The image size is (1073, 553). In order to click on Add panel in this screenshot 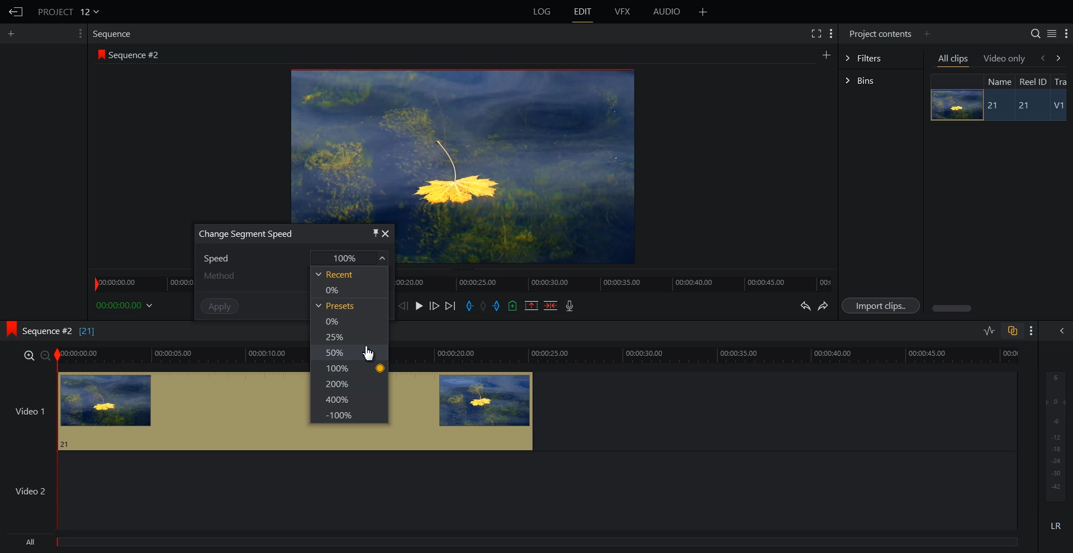, I will do `click(826, 54)`.